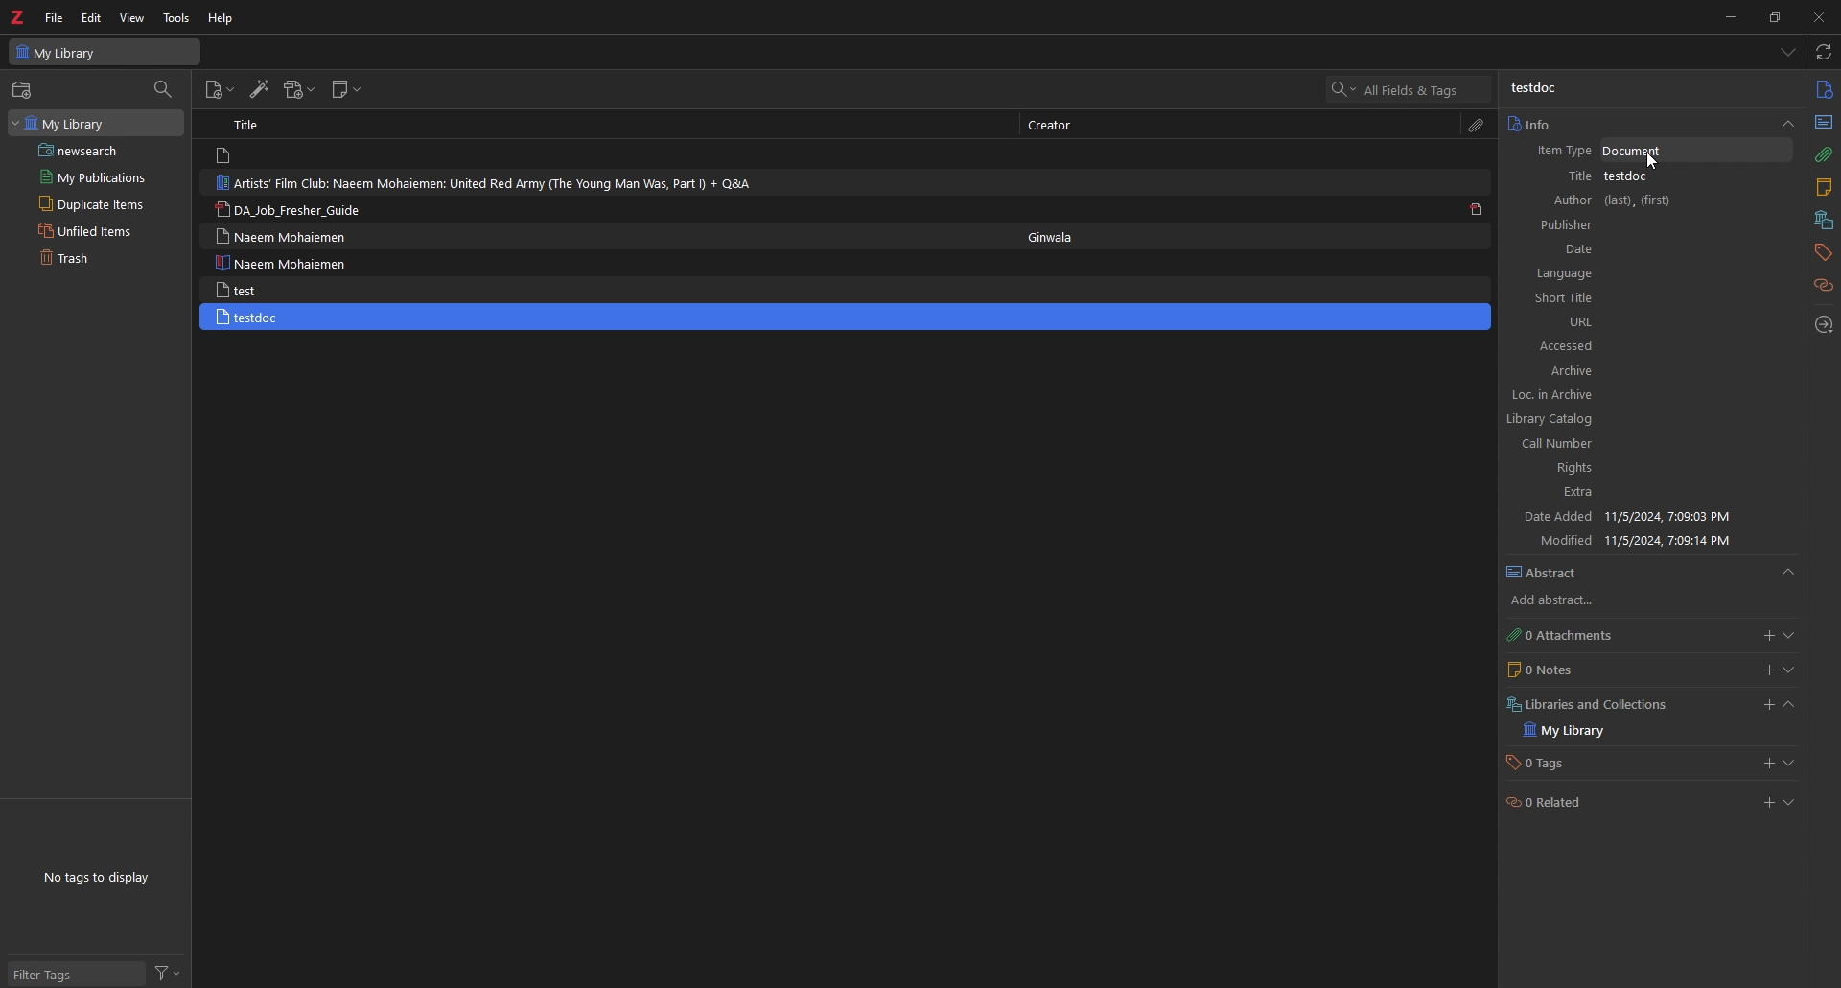  What do you see at coordinates (301, 89) in the screenshot?
I see `add attachment` at bounding box center [301, 89].